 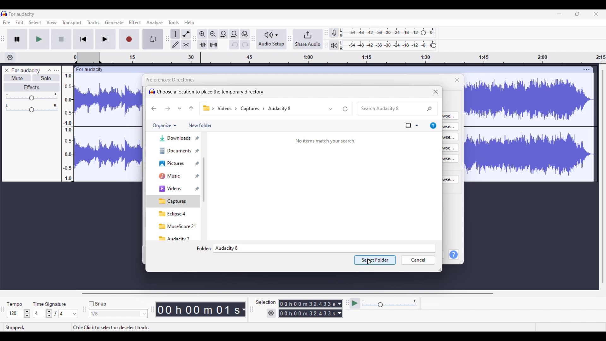 What do you see at coordinates (7, 22) in the screenshot?
I see `File menu` at bounding box center [7, 22].